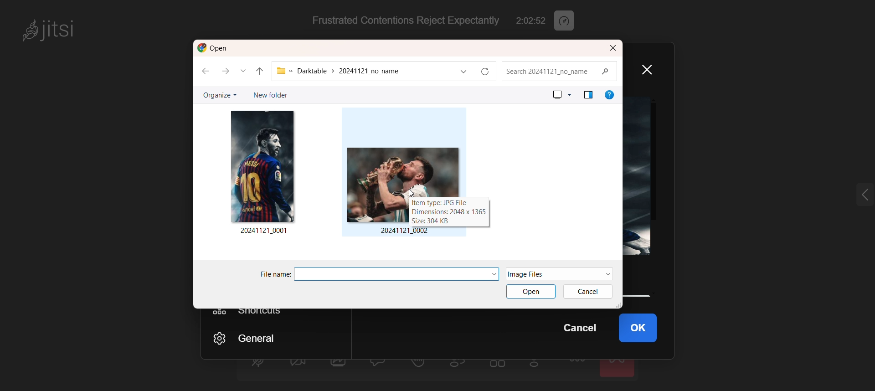 The width and height of the screenshot is (875, 391). I want to click on more actions, so click(578, 367).